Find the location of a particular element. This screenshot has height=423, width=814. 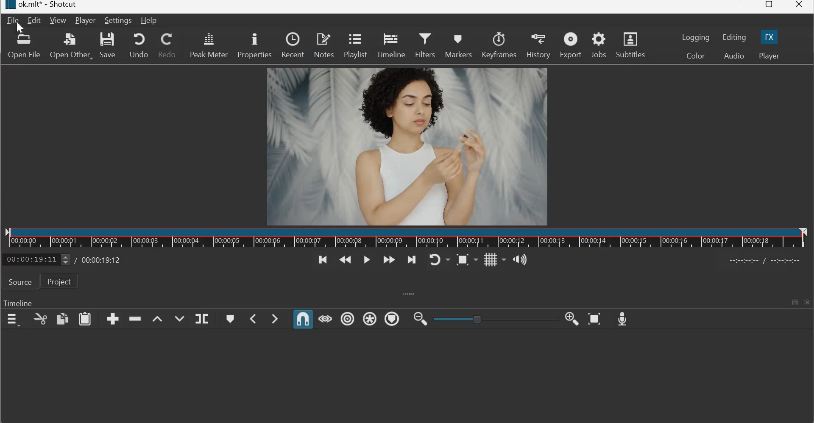

FX is located at coordinates (769, 36).